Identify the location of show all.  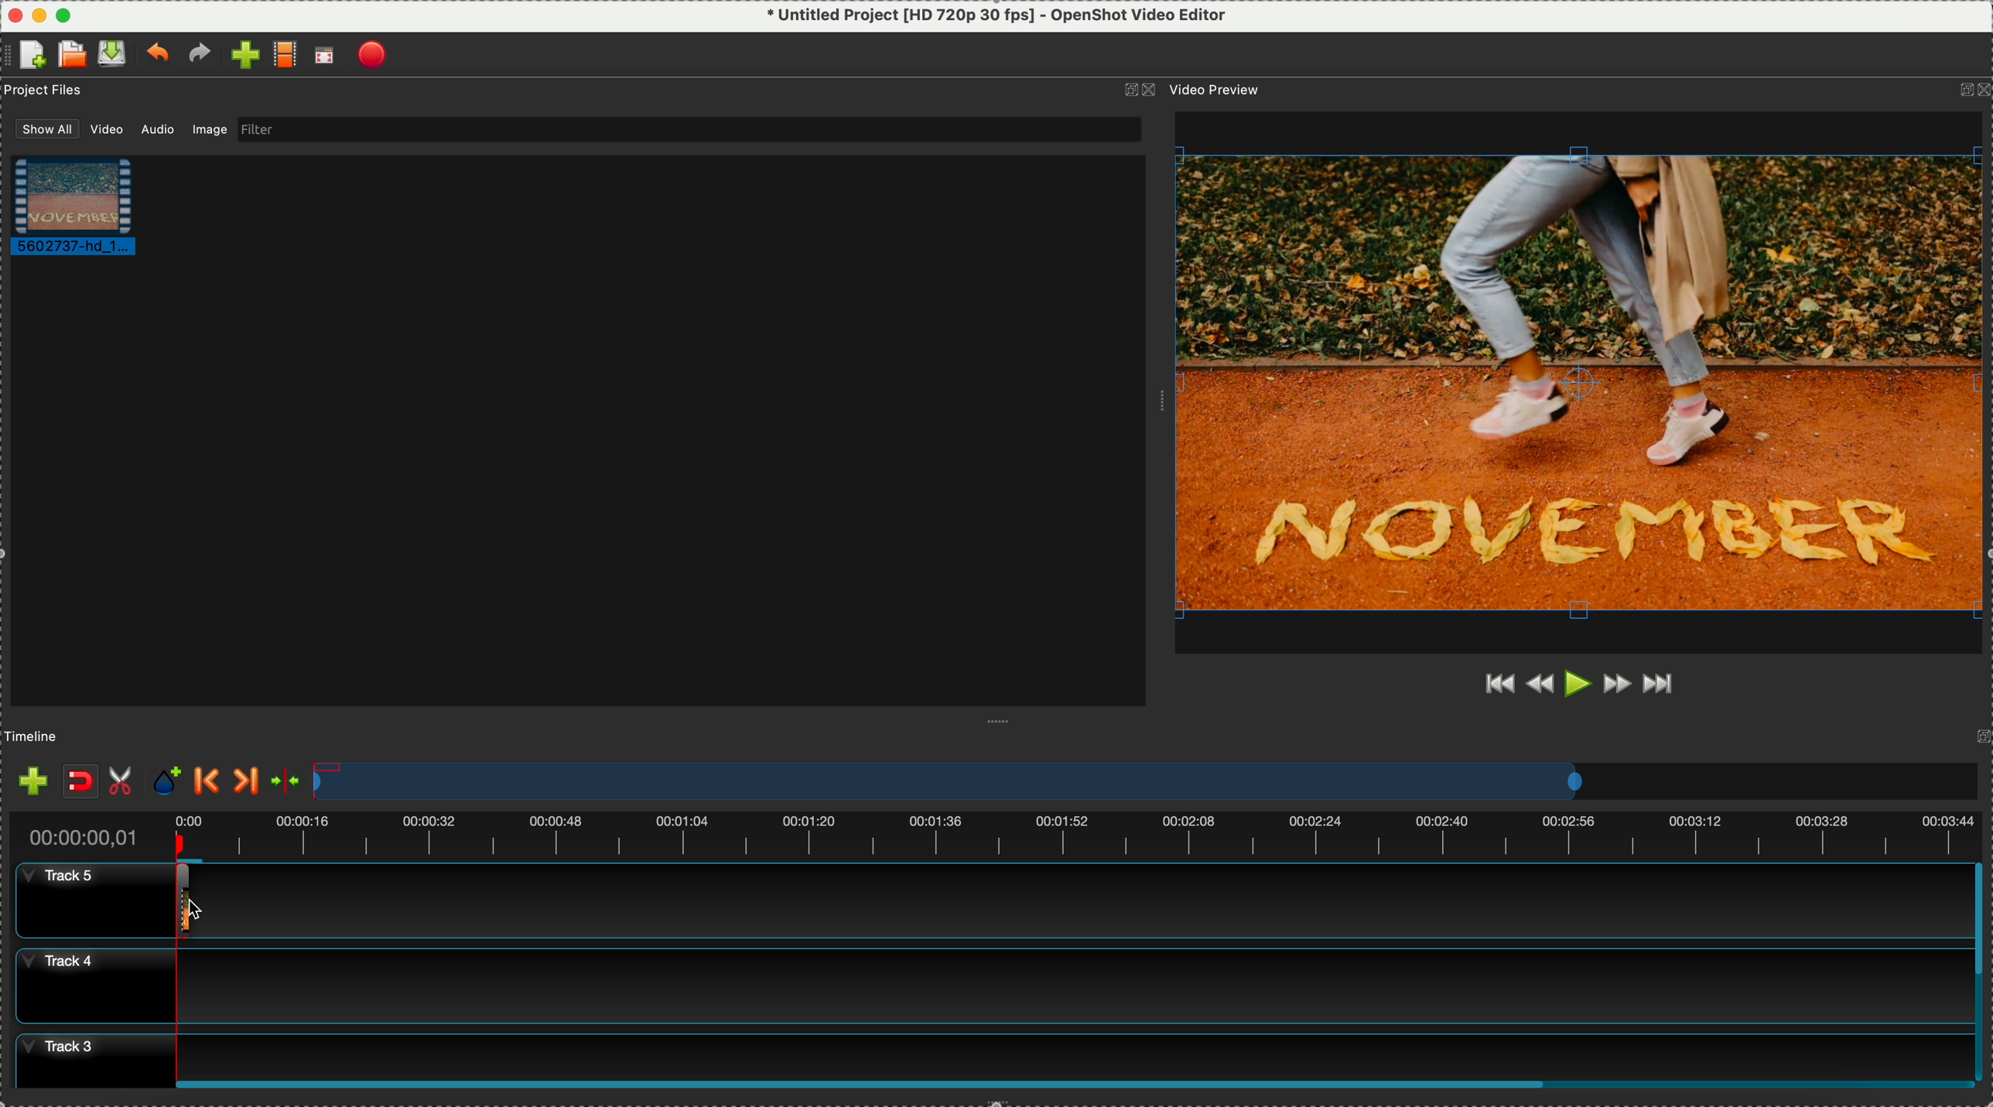
(41, 128).